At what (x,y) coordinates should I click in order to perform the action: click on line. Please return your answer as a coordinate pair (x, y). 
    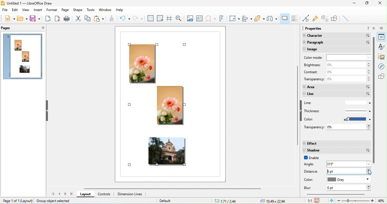
    Looking at the image, I should click on (337, 103).